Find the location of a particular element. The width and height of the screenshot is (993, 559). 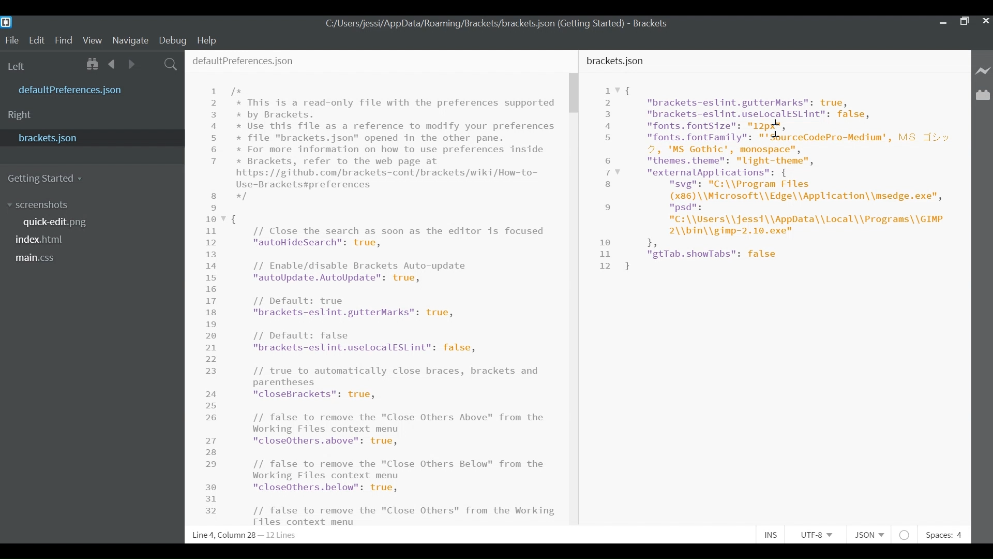

screenshot is located at coordinates (51, 205).